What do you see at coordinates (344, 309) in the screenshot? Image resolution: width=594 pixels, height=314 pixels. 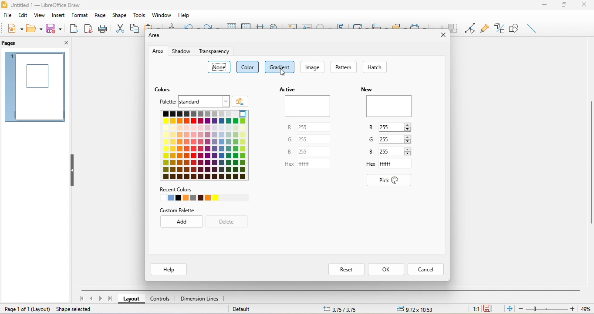 I see `6.13/8.02` at bounding box center [344, 309].